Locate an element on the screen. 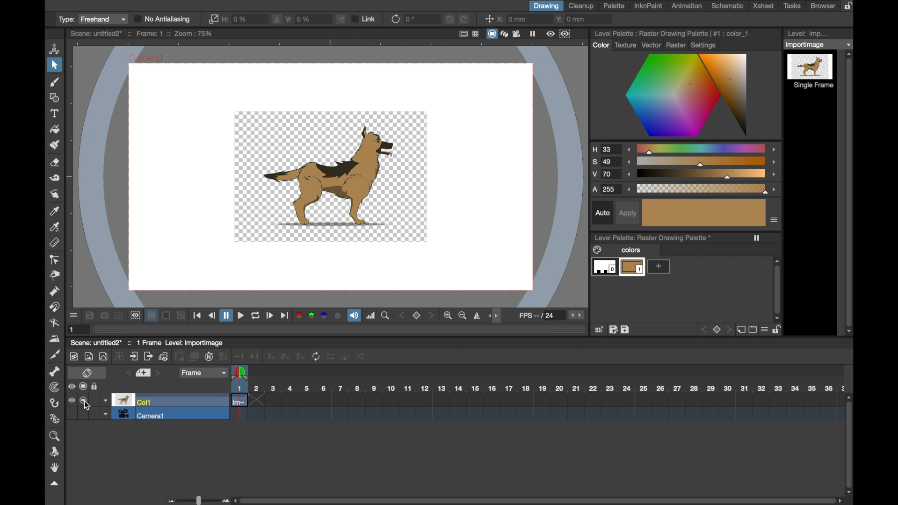 The height and width of the screenshot is (505, 898). S is located at coordinates (605, 162).